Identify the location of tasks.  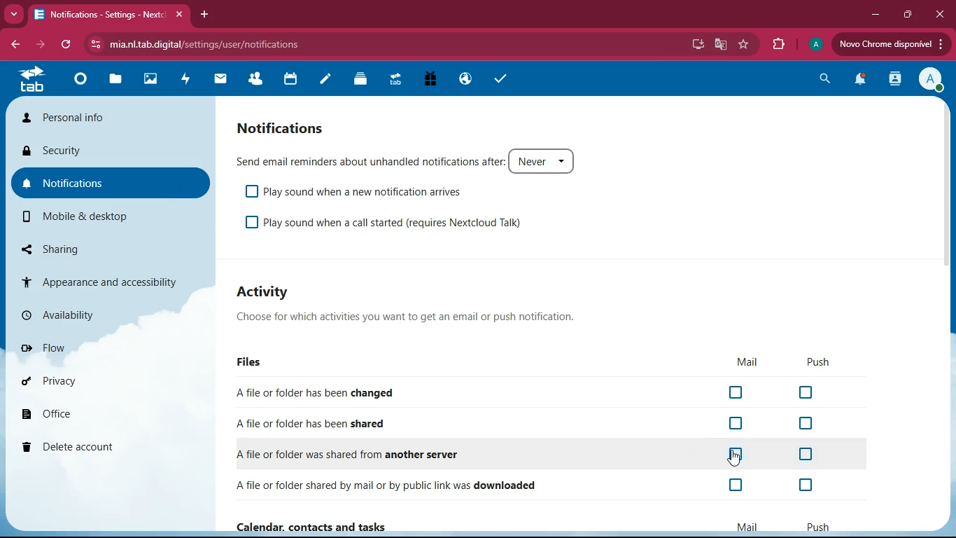
(497, 78).